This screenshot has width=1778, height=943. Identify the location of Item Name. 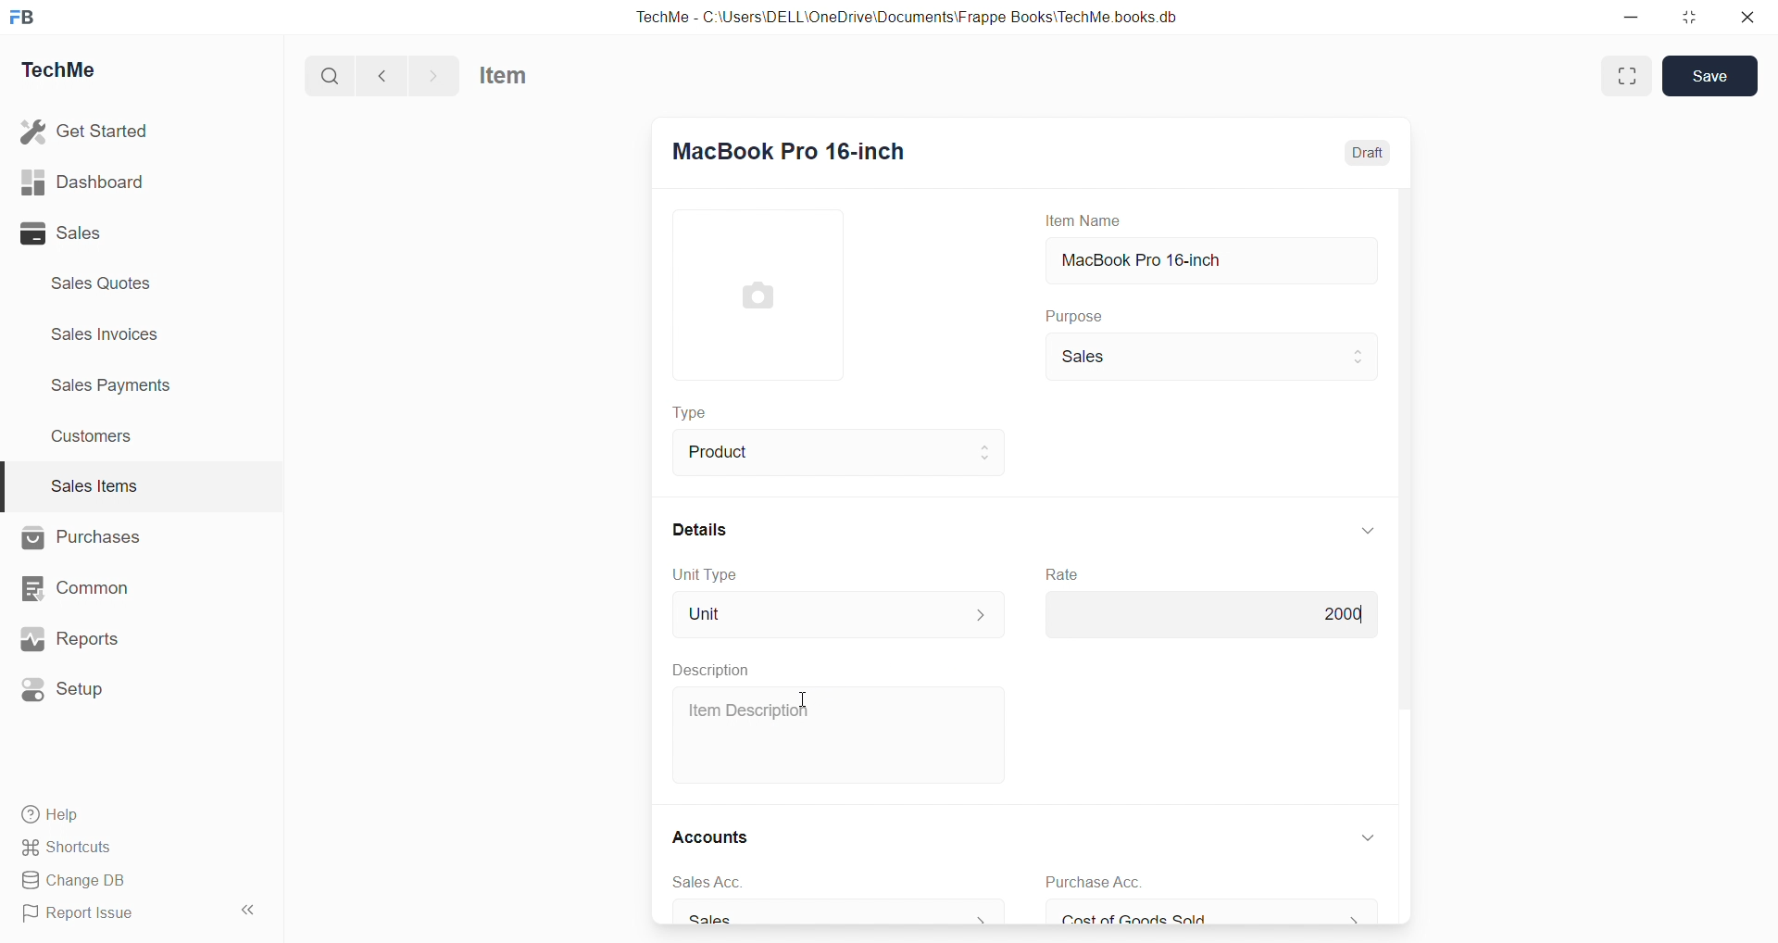
(1081, 221).